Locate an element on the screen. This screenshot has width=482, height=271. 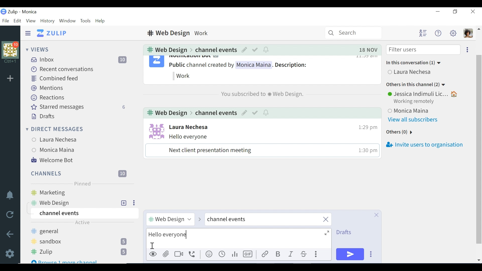
User is located at coordinates (425, 110).